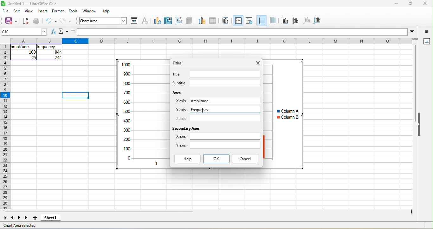  What do you see at coordinates (225, 145) in the screenshot?
I see `Input for secondary y axis` at bounding box center [225, 145].